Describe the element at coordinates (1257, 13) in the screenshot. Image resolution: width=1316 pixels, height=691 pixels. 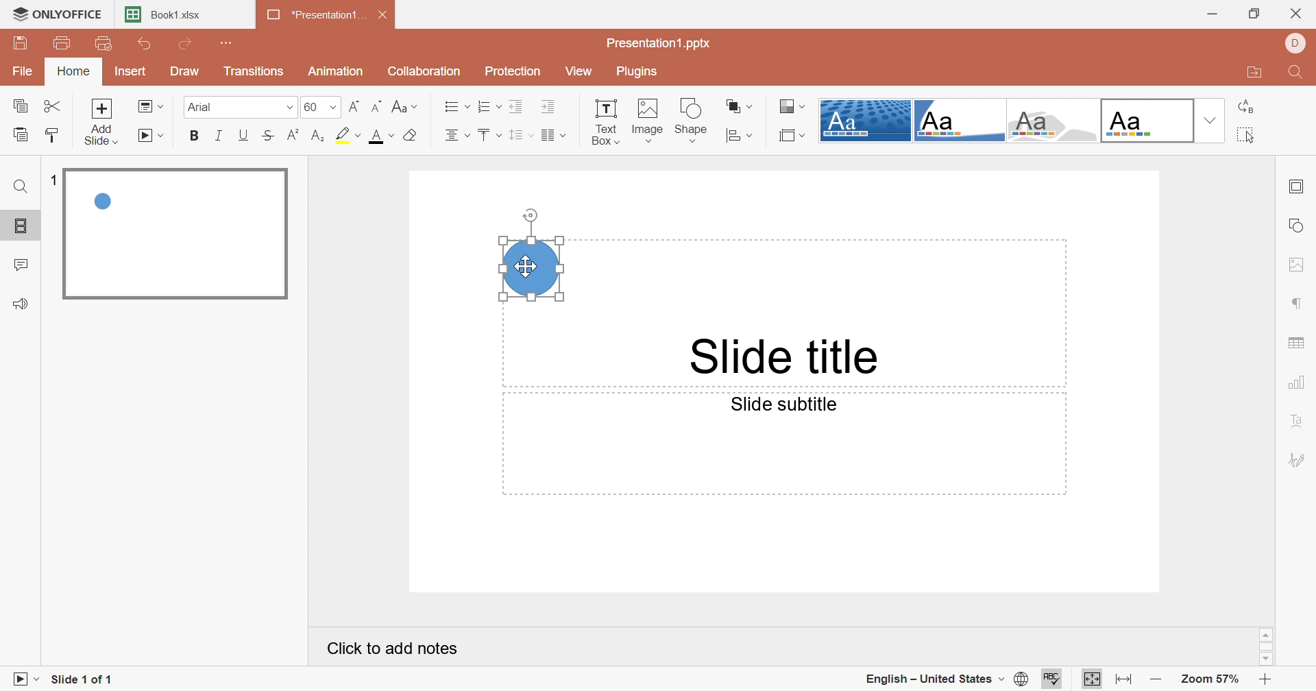
I see `Restore down` at that location.